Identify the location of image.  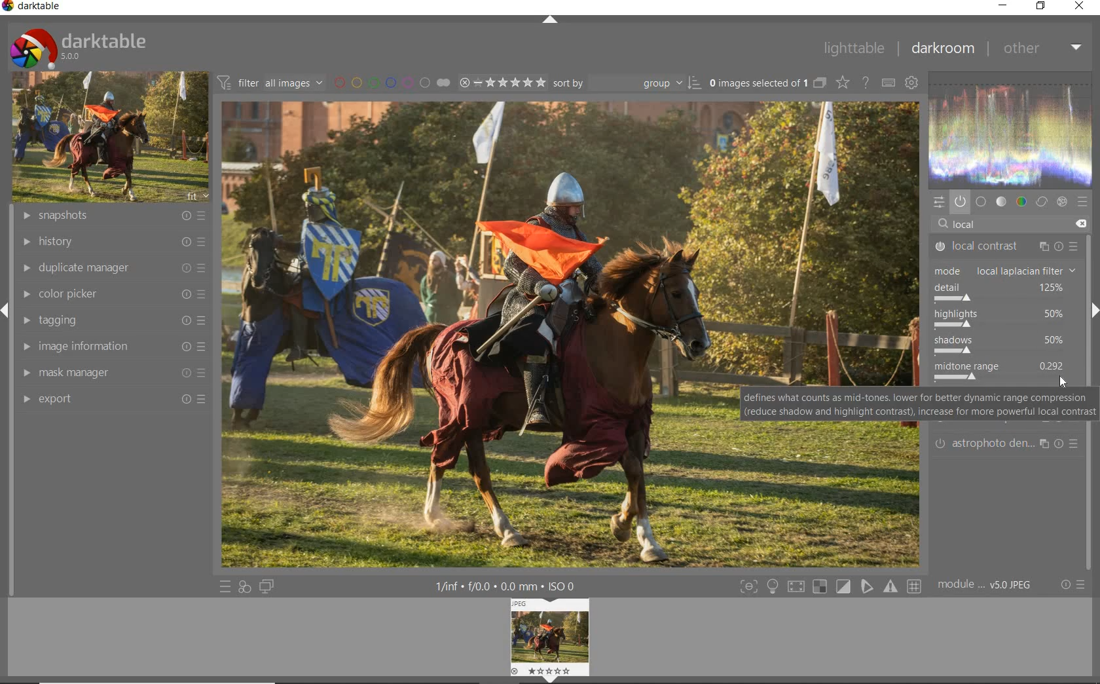
(111, 137).